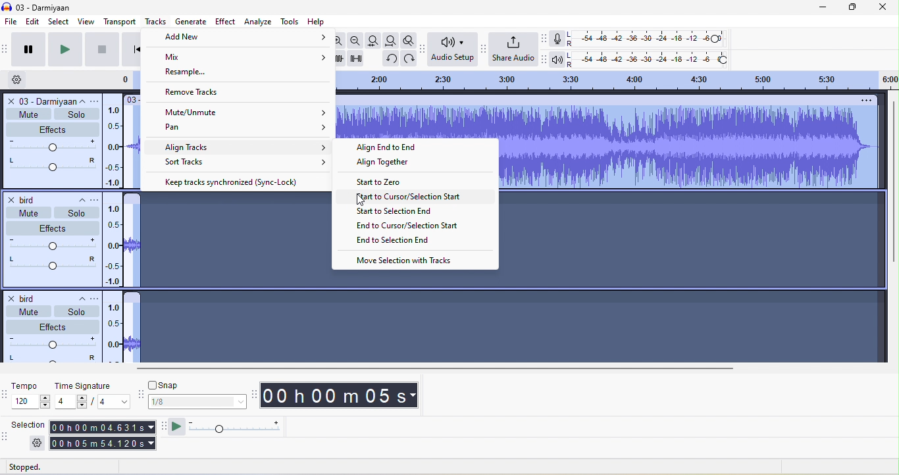  I want to click on tempo, so click(33, 403).